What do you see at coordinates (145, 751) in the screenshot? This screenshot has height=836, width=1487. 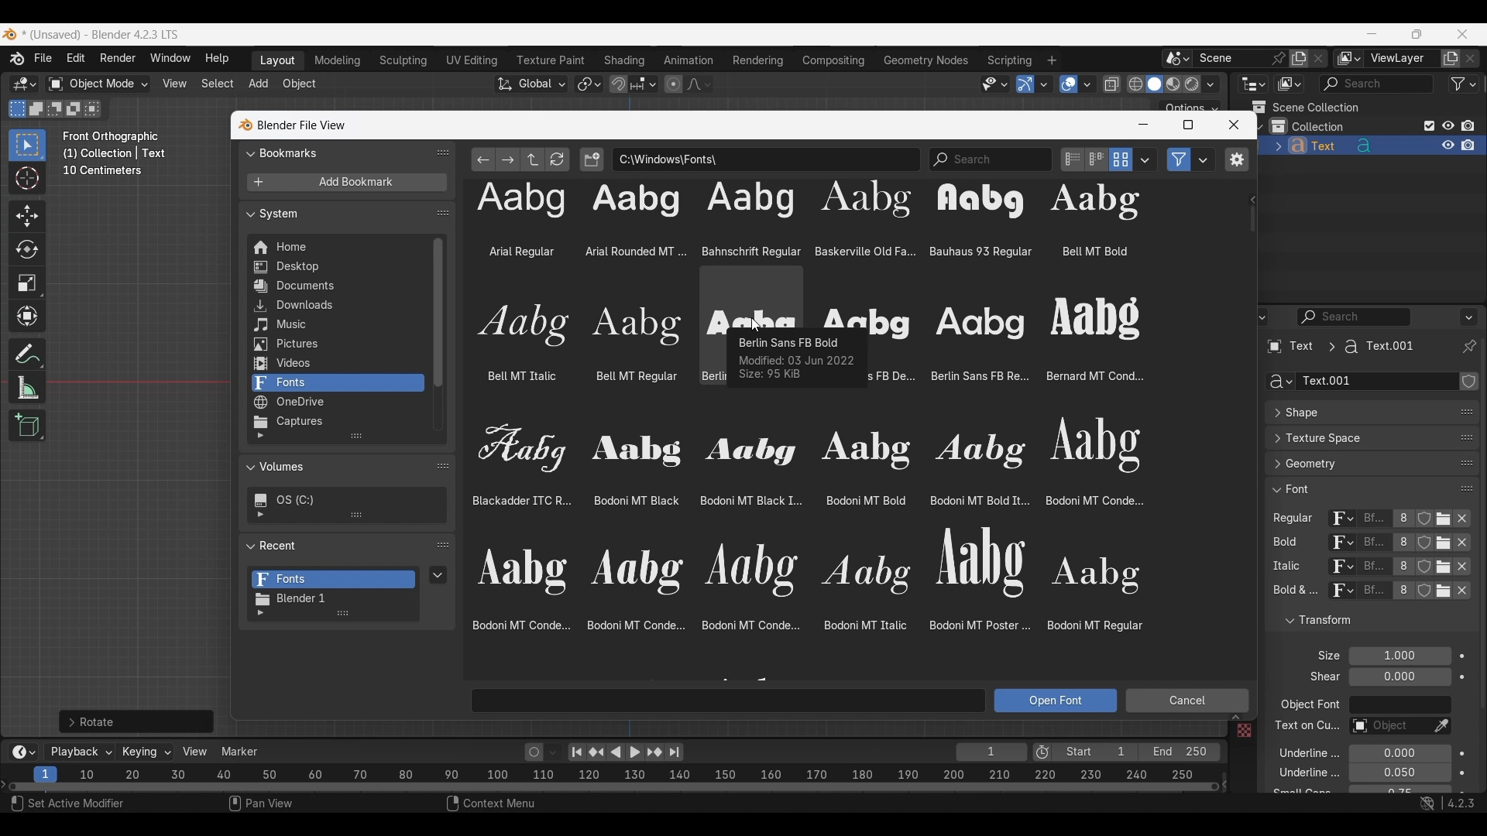 I see `Keying` at bounding box center [145, 751].